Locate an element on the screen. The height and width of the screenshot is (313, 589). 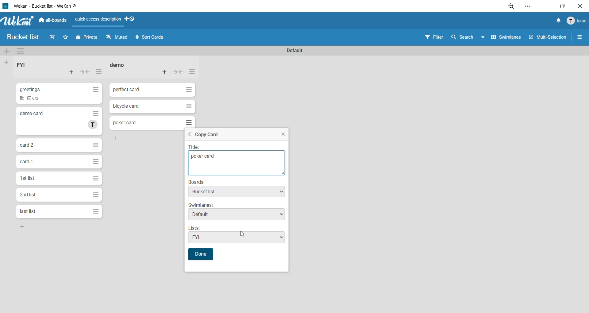
Add Button is located at coordinates (27, 227).